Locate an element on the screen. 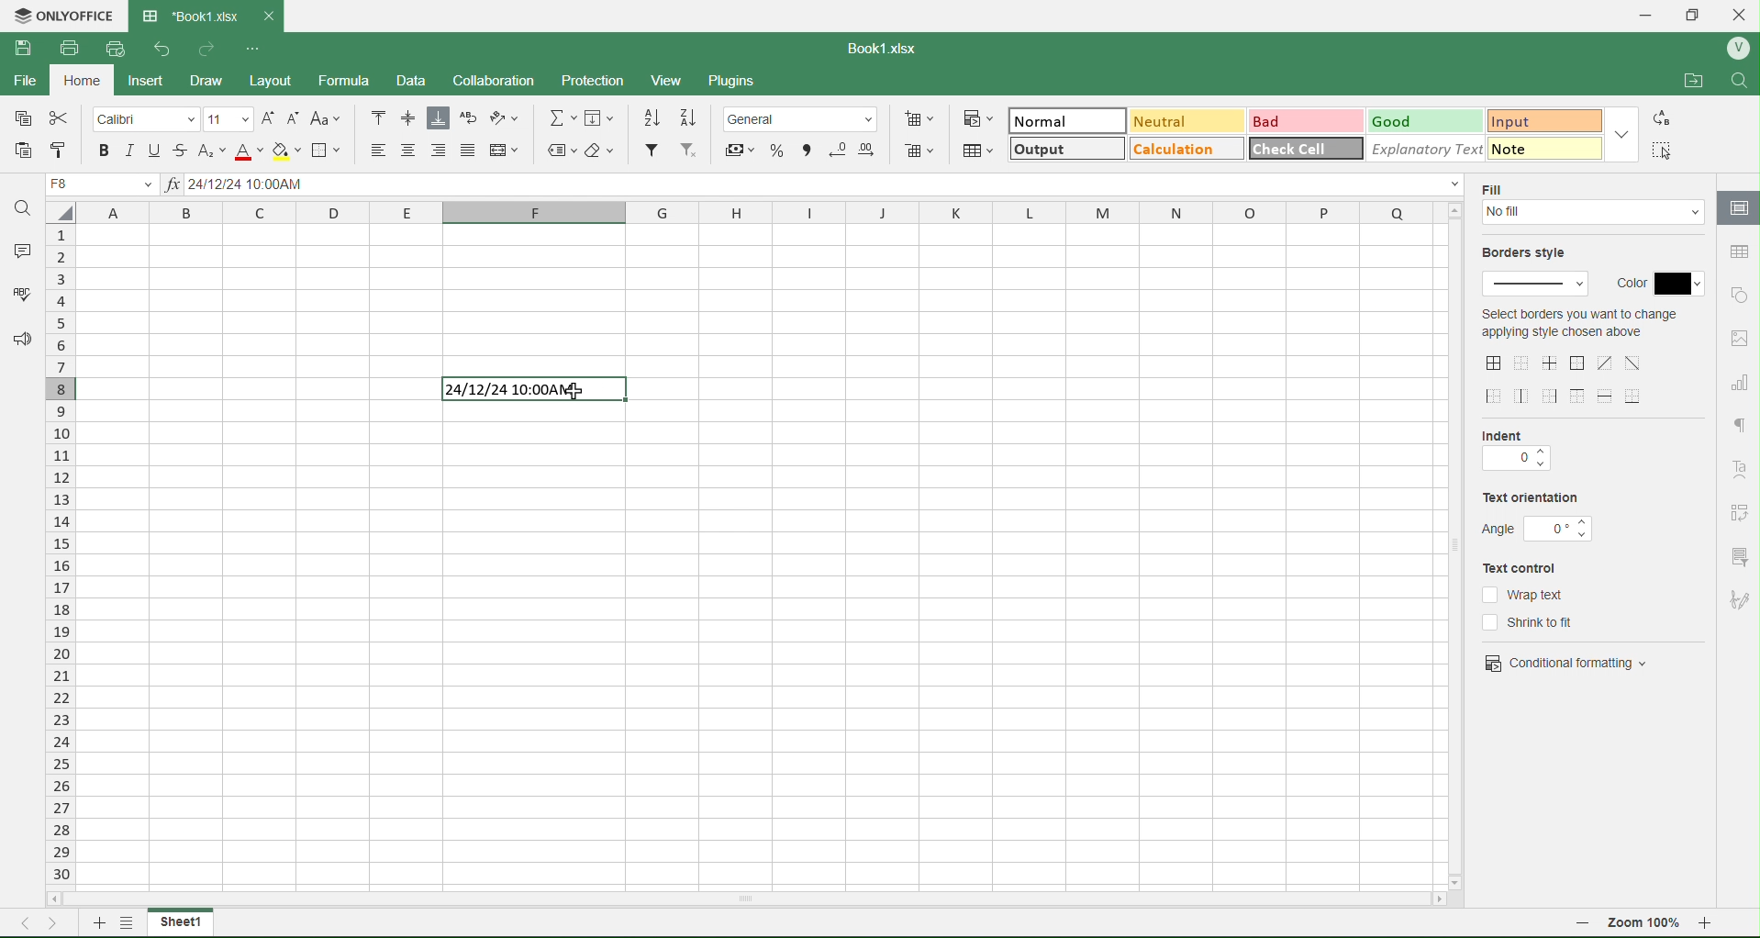 The height and width of the screenshot is (938, 1760). Cut is located at coordinates (61, 119).